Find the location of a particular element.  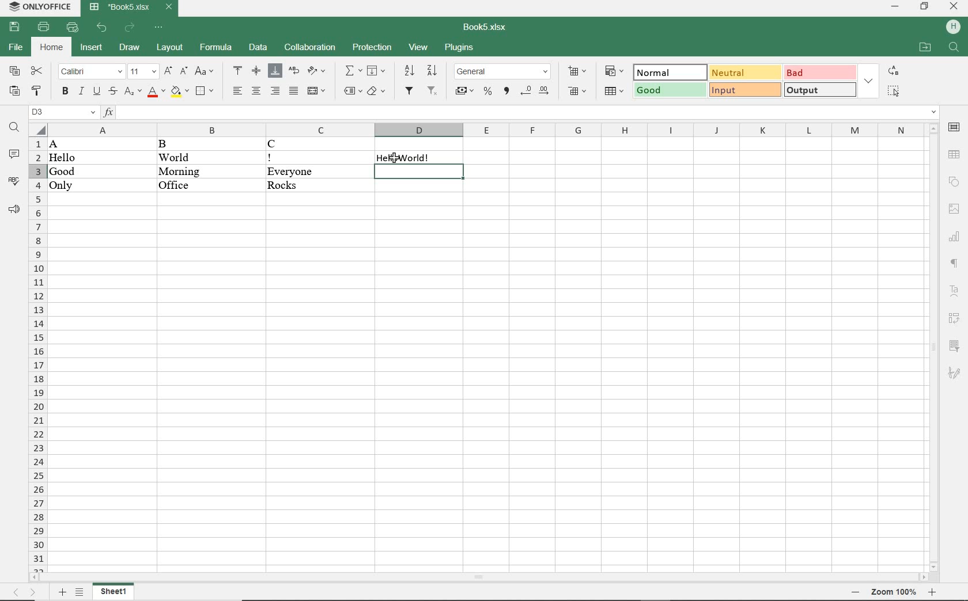

MERGE & CENTER is located at coordinates (317, 92).